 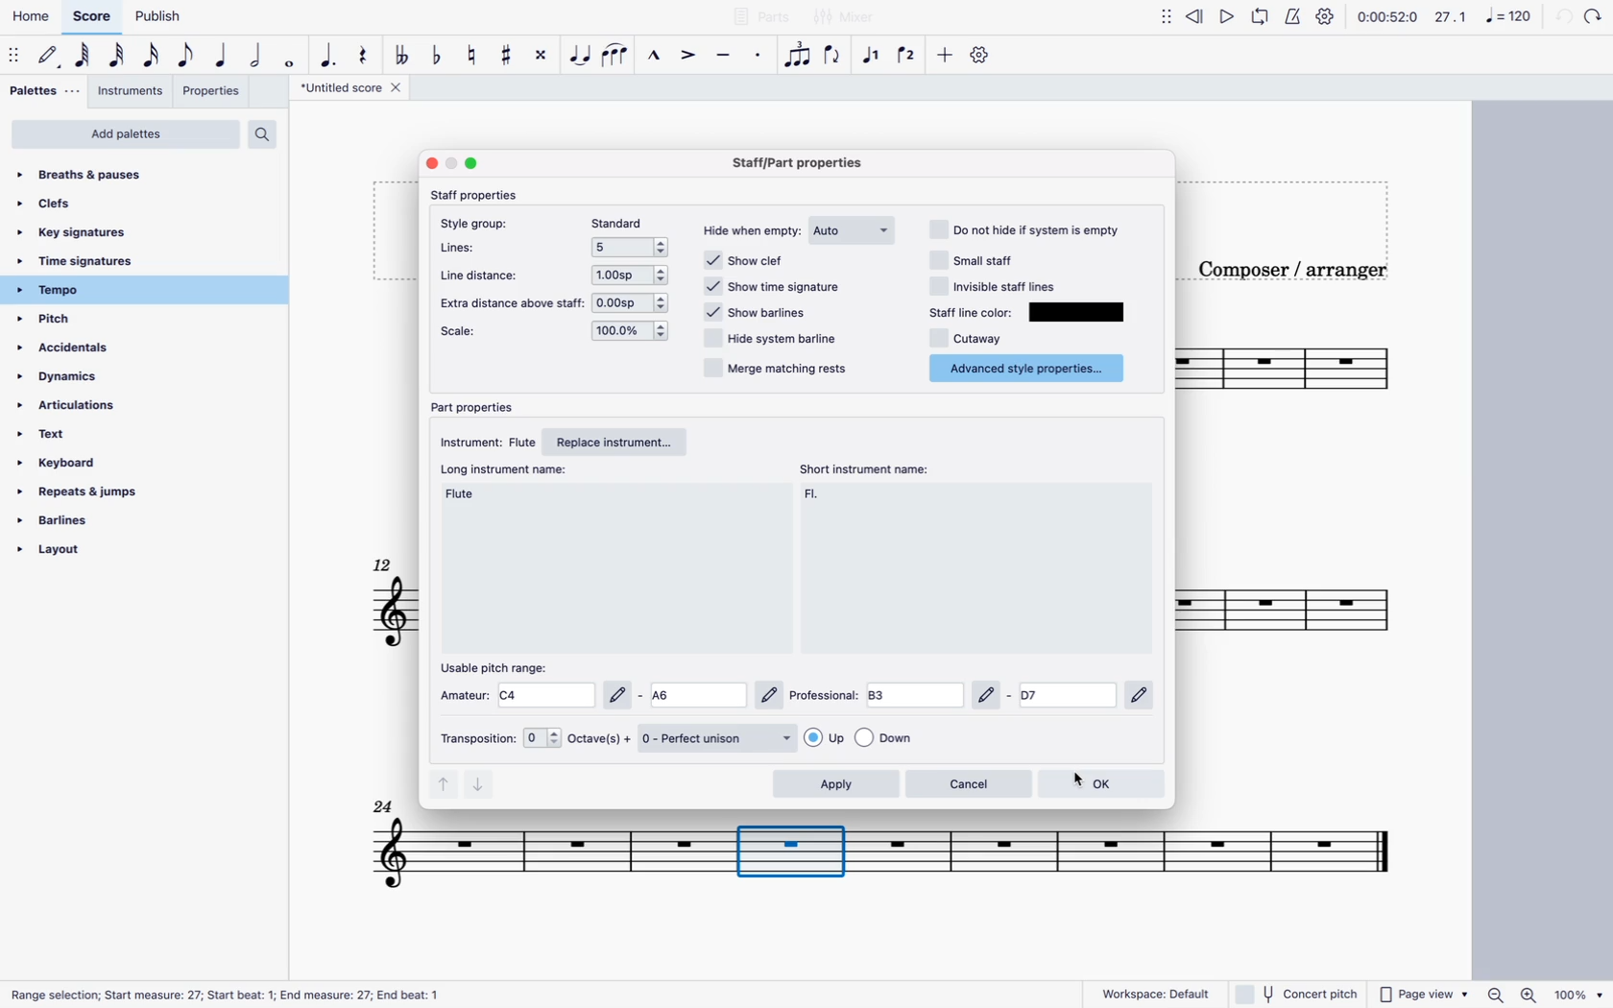 I want to click on search, so click(x=266, y=134).